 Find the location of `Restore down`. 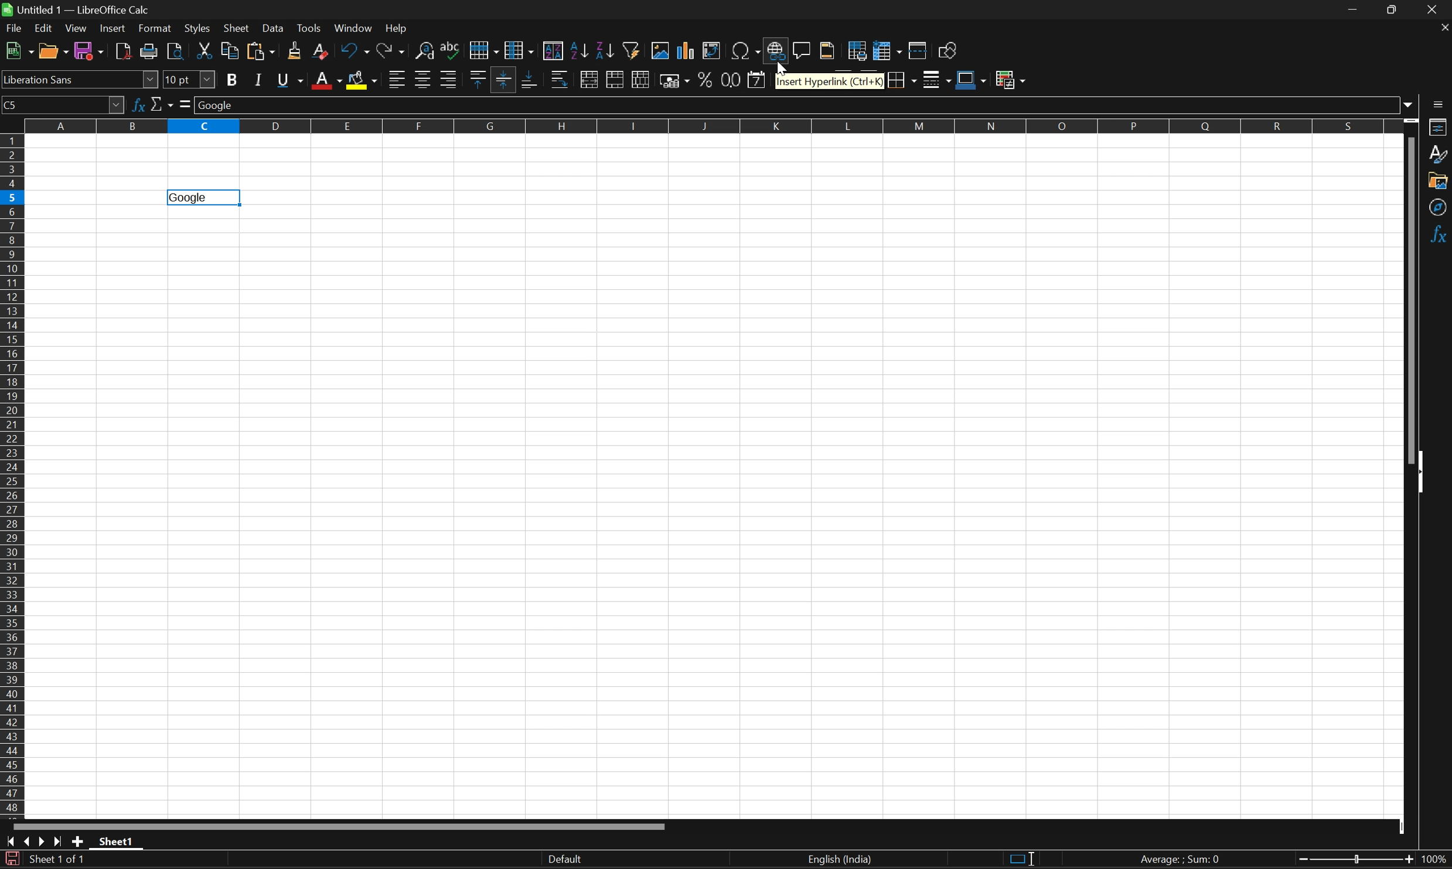

Restore down is located at coordinates (1392, 11).